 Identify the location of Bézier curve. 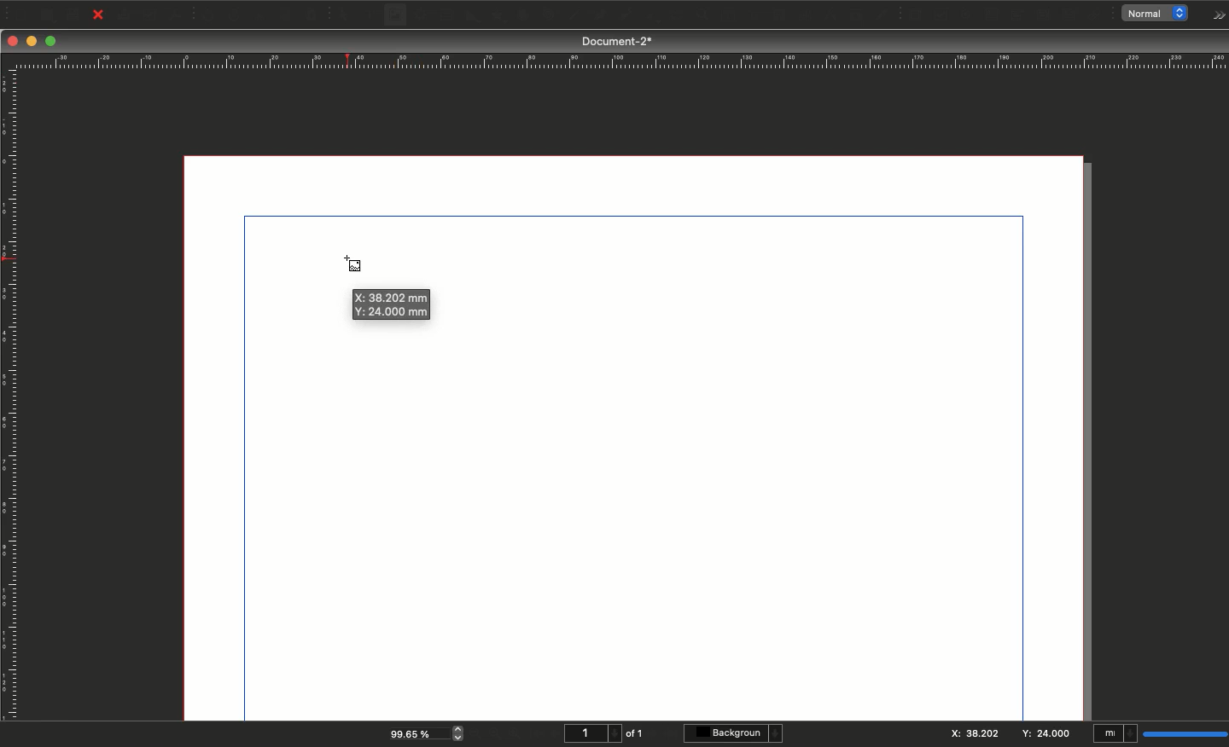
(597, 16).